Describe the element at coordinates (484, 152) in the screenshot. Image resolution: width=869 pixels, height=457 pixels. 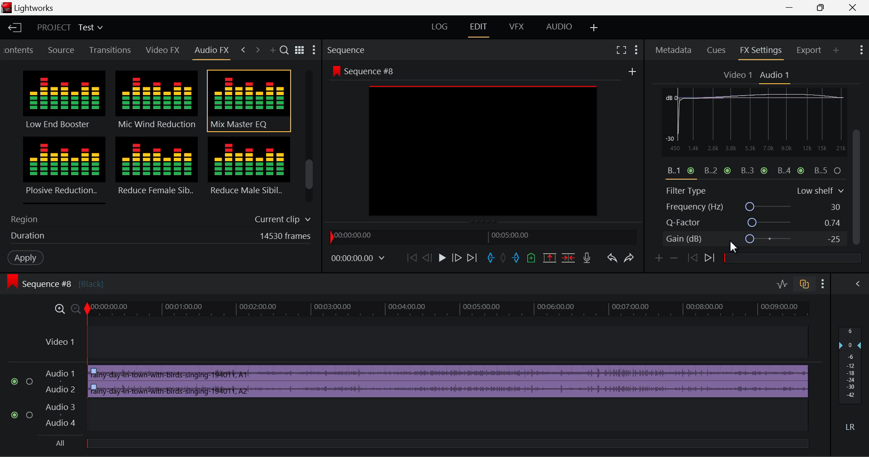
I see `preview` at that location.